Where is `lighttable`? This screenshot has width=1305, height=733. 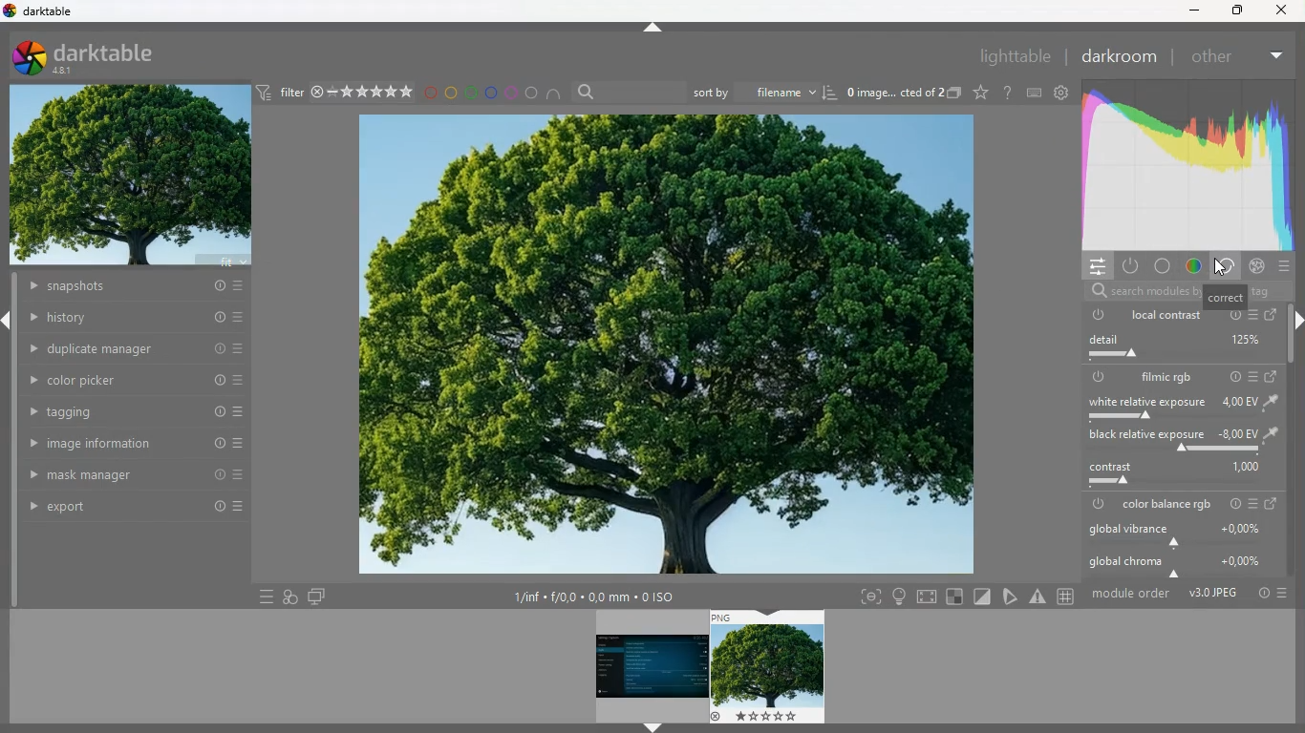
lighttable is located at coordinates (1015, 58).